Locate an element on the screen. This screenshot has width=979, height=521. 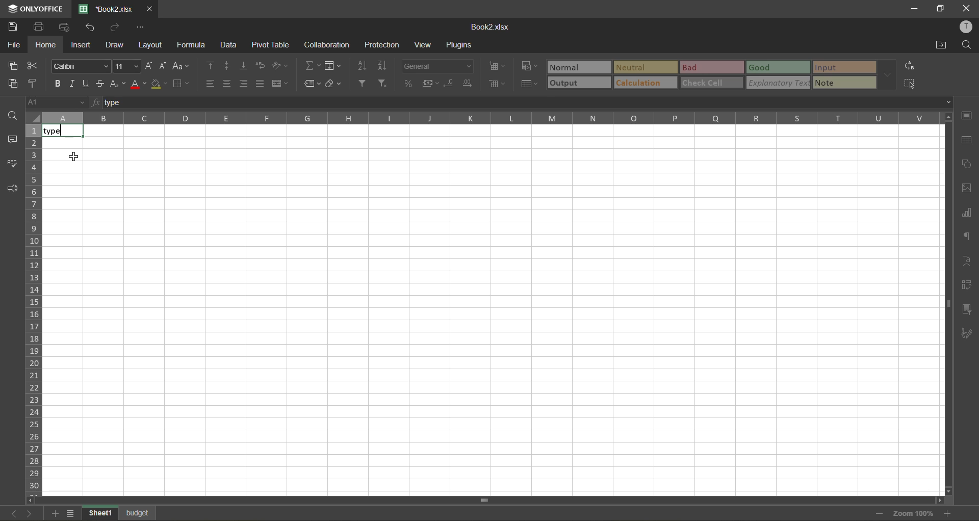
neutral  is located at coordinates (645, 67).